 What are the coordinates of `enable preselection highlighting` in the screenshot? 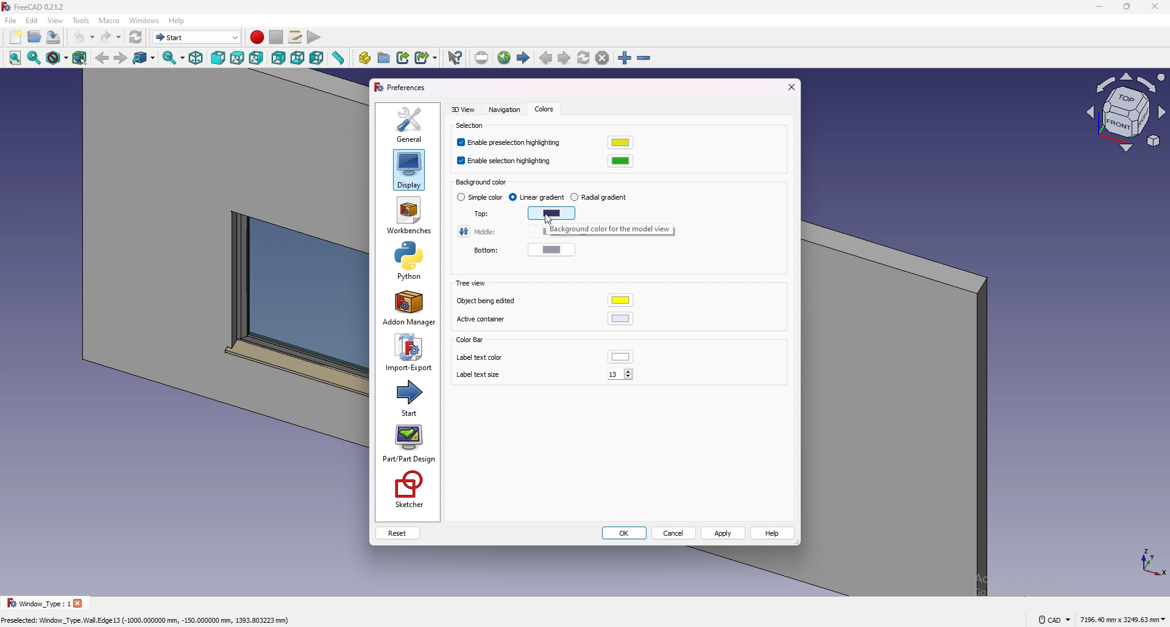 It's located at (511, 143).